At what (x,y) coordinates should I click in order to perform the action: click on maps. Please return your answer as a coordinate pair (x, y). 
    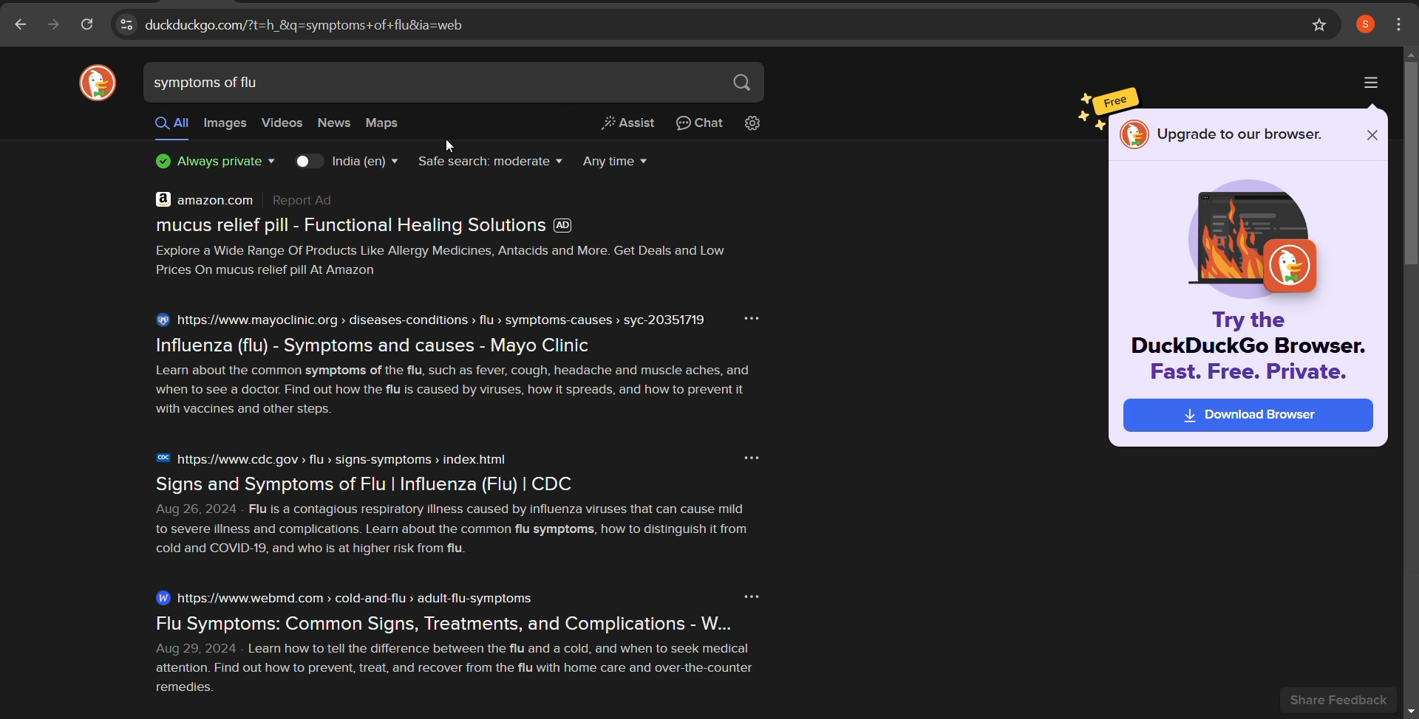
    Looking at the image, I should click on (390, 125).